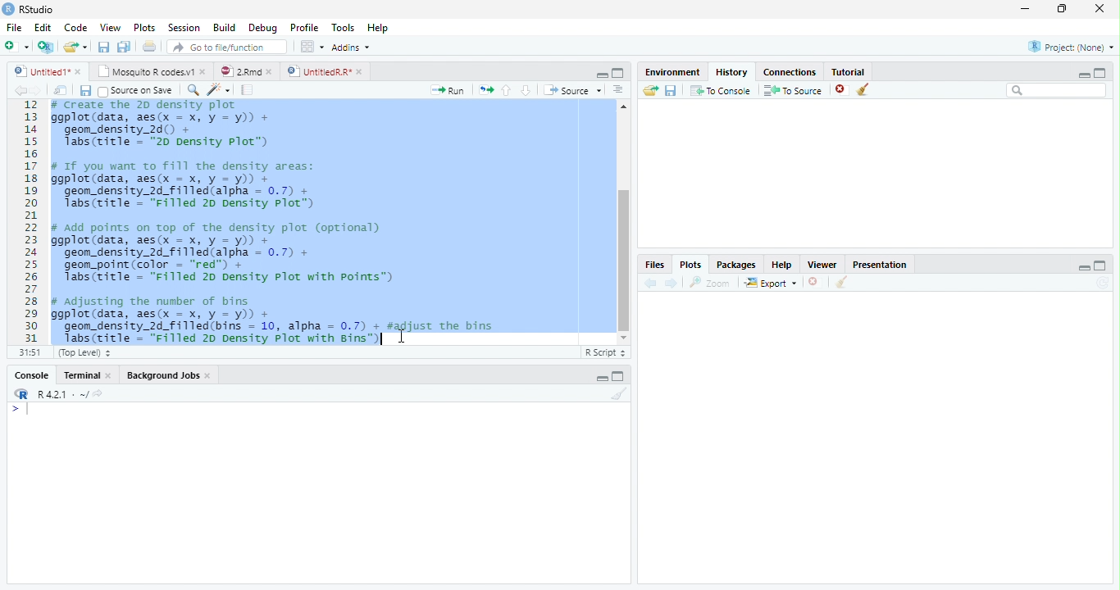  What do you see at coordinates (1105, 283) in the screenshot?
I see `Refresh` at bounding box center [1105, 283].